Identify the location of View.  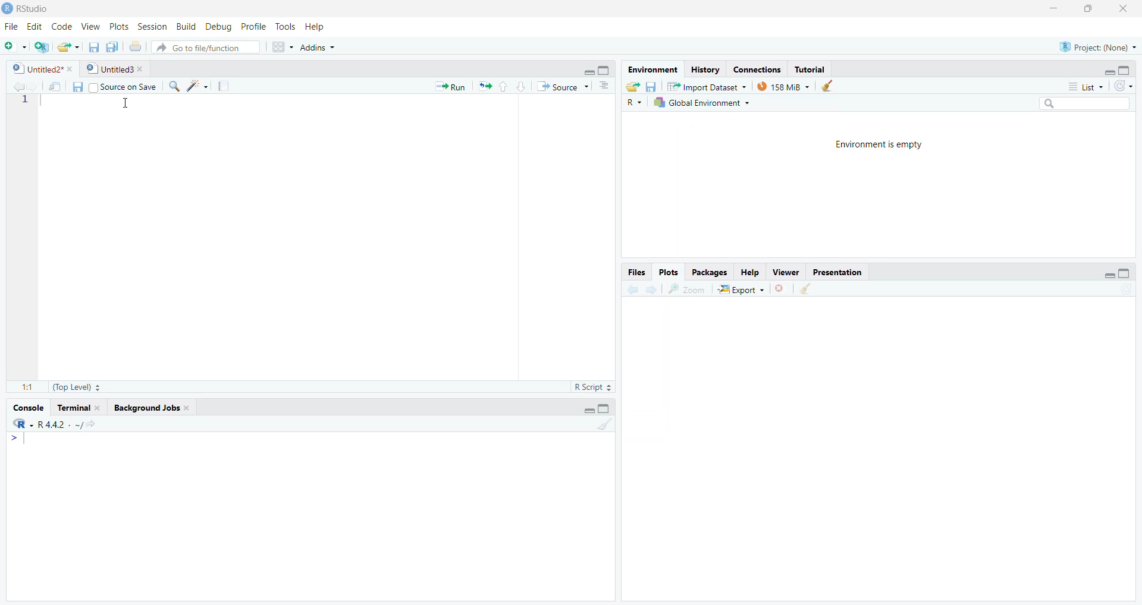
(91, 24).